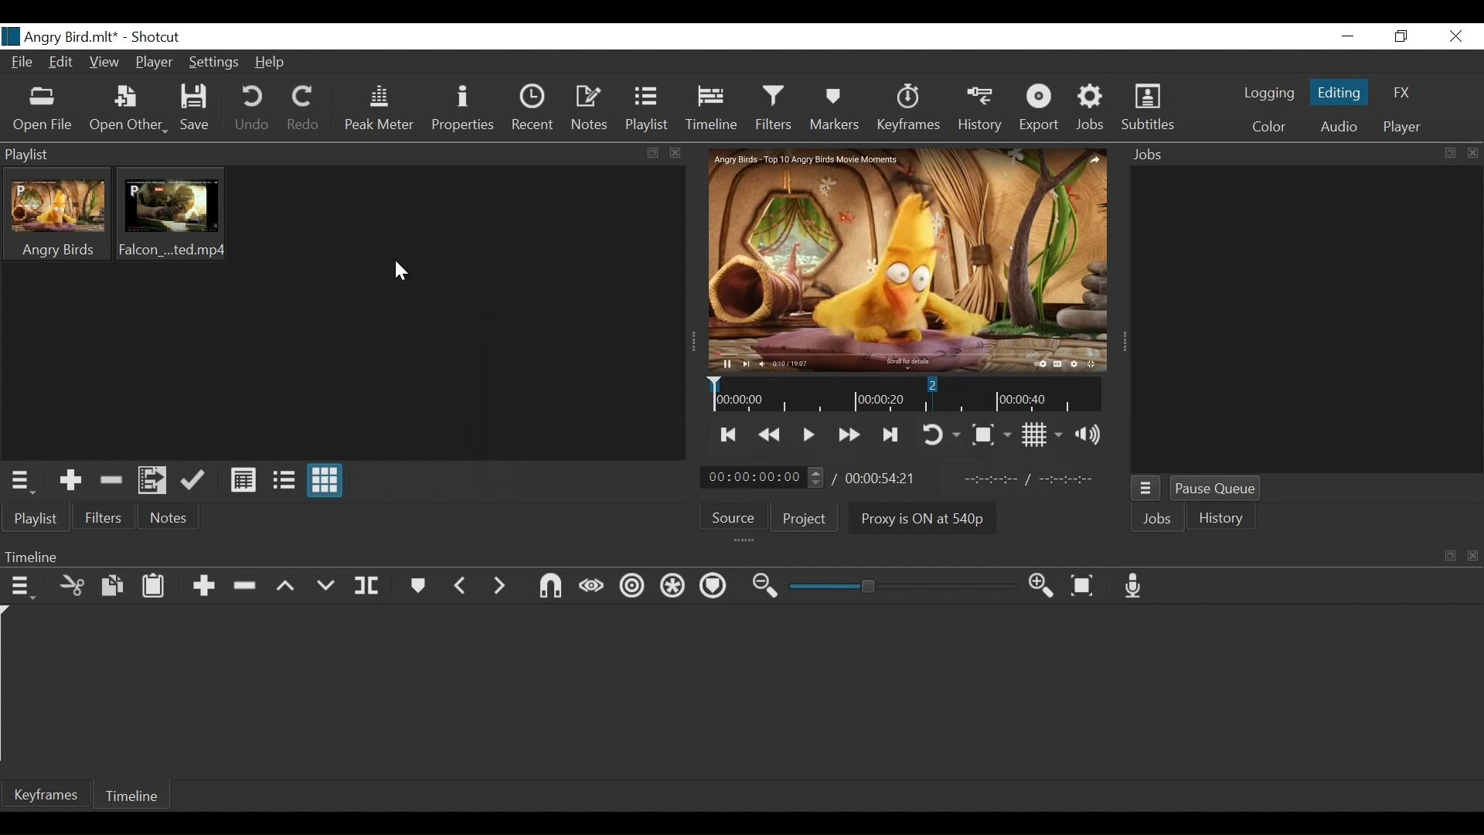 This screenshot has height=835, width=1484. I want to click on Play backward quickly, so click(771, 435).